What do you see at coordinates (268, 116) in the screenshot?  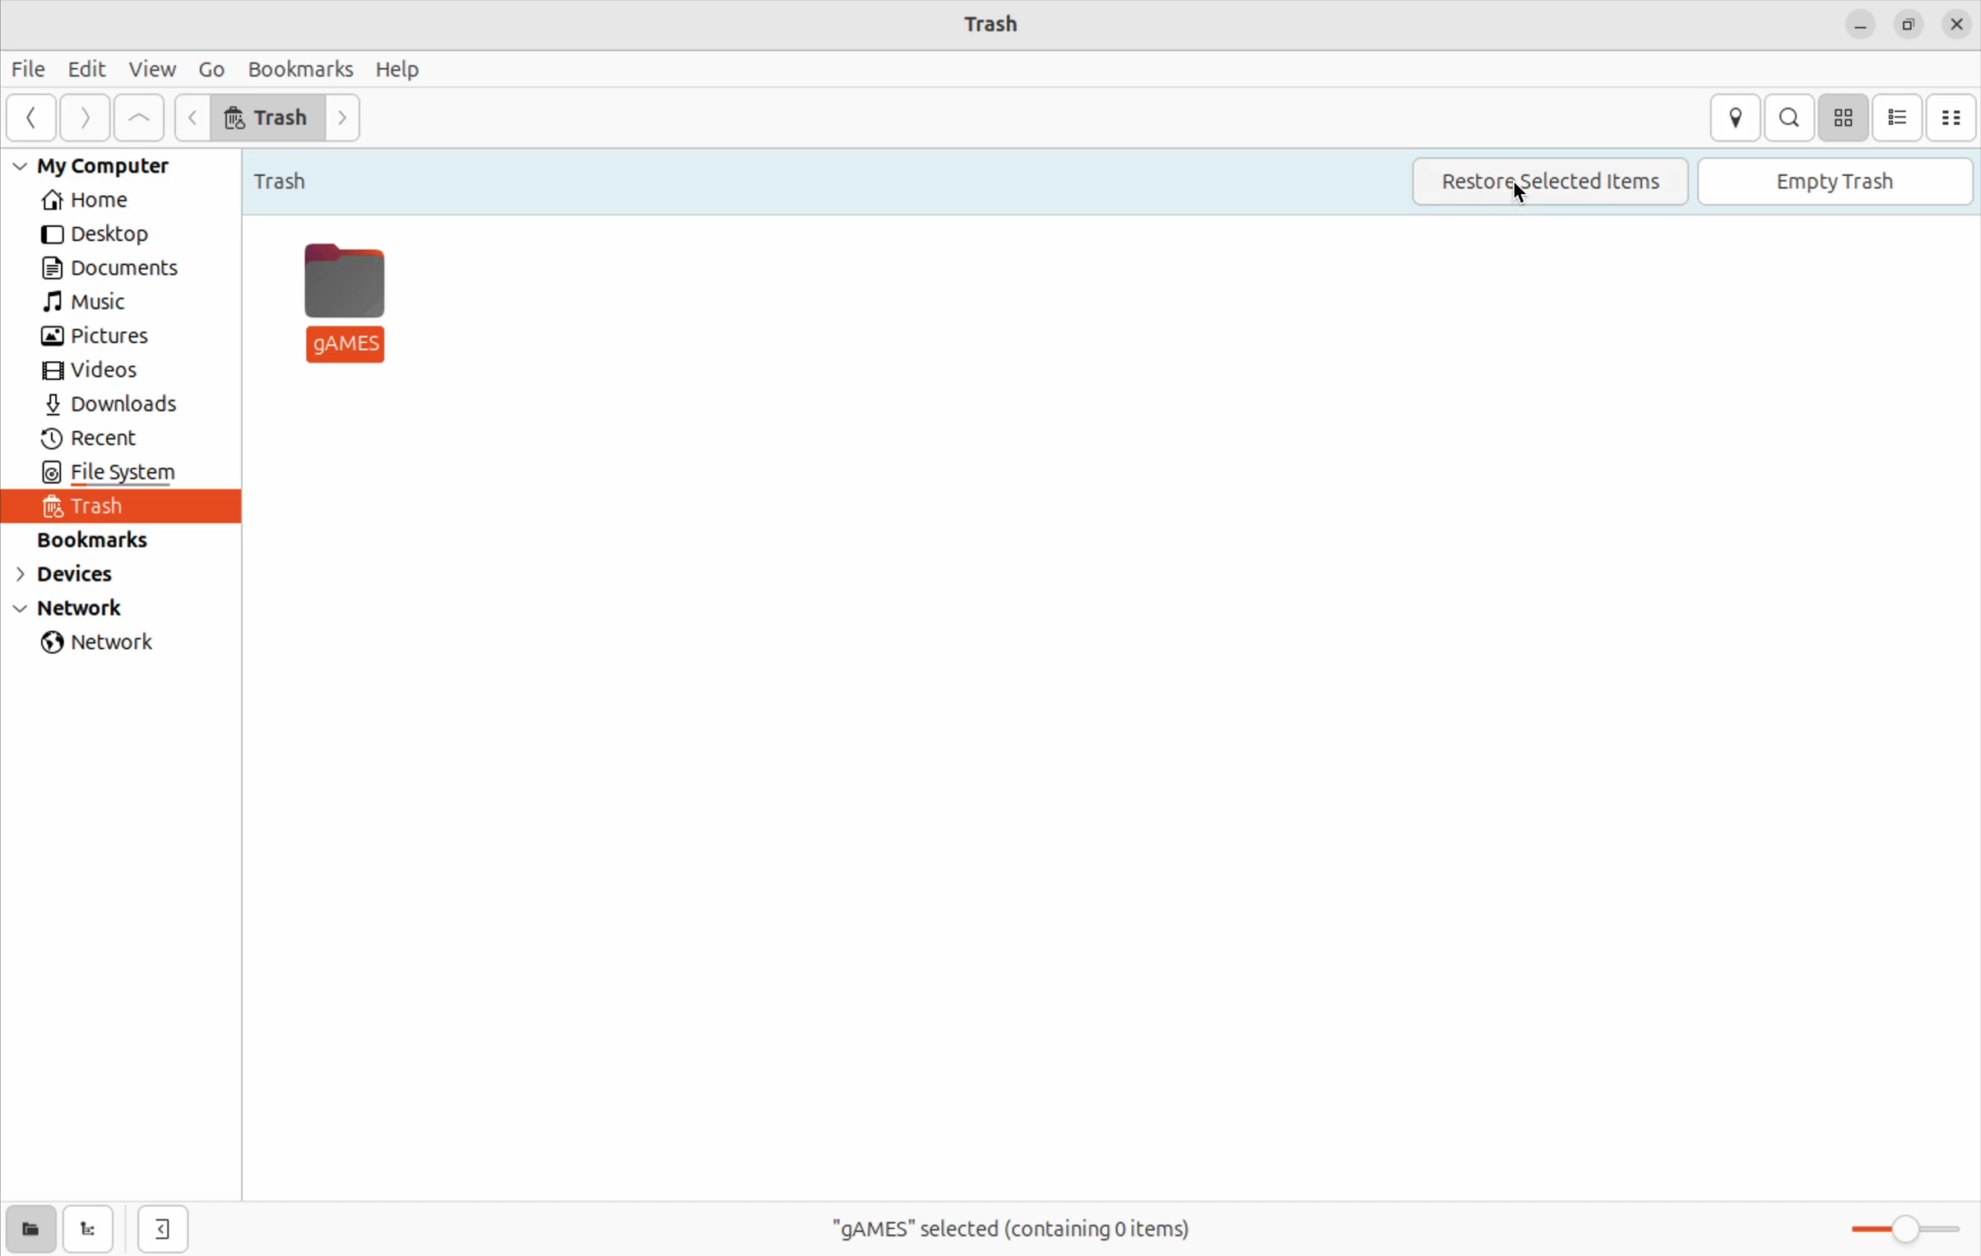 I see `trash` at bounding box center [268, 116].